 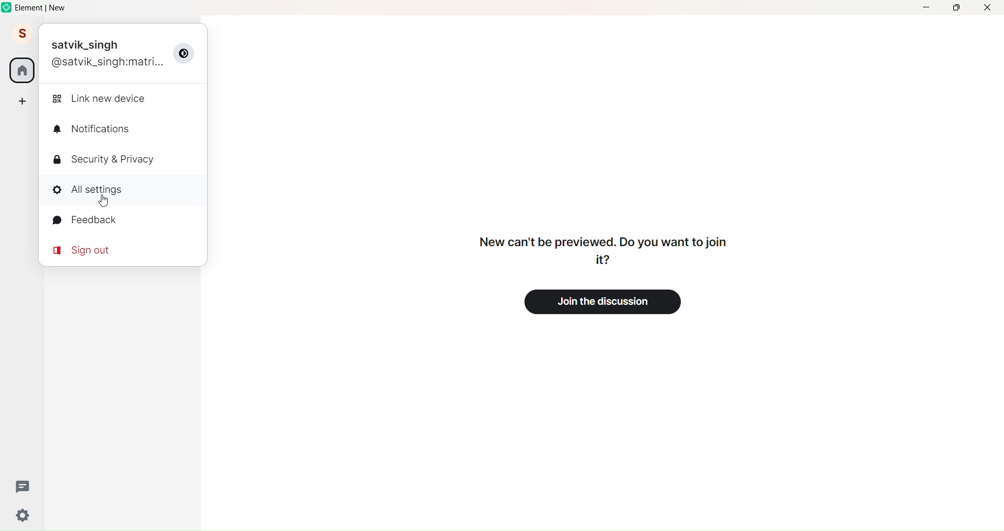 I want to click on Create a space, so click(x=22, y=100).